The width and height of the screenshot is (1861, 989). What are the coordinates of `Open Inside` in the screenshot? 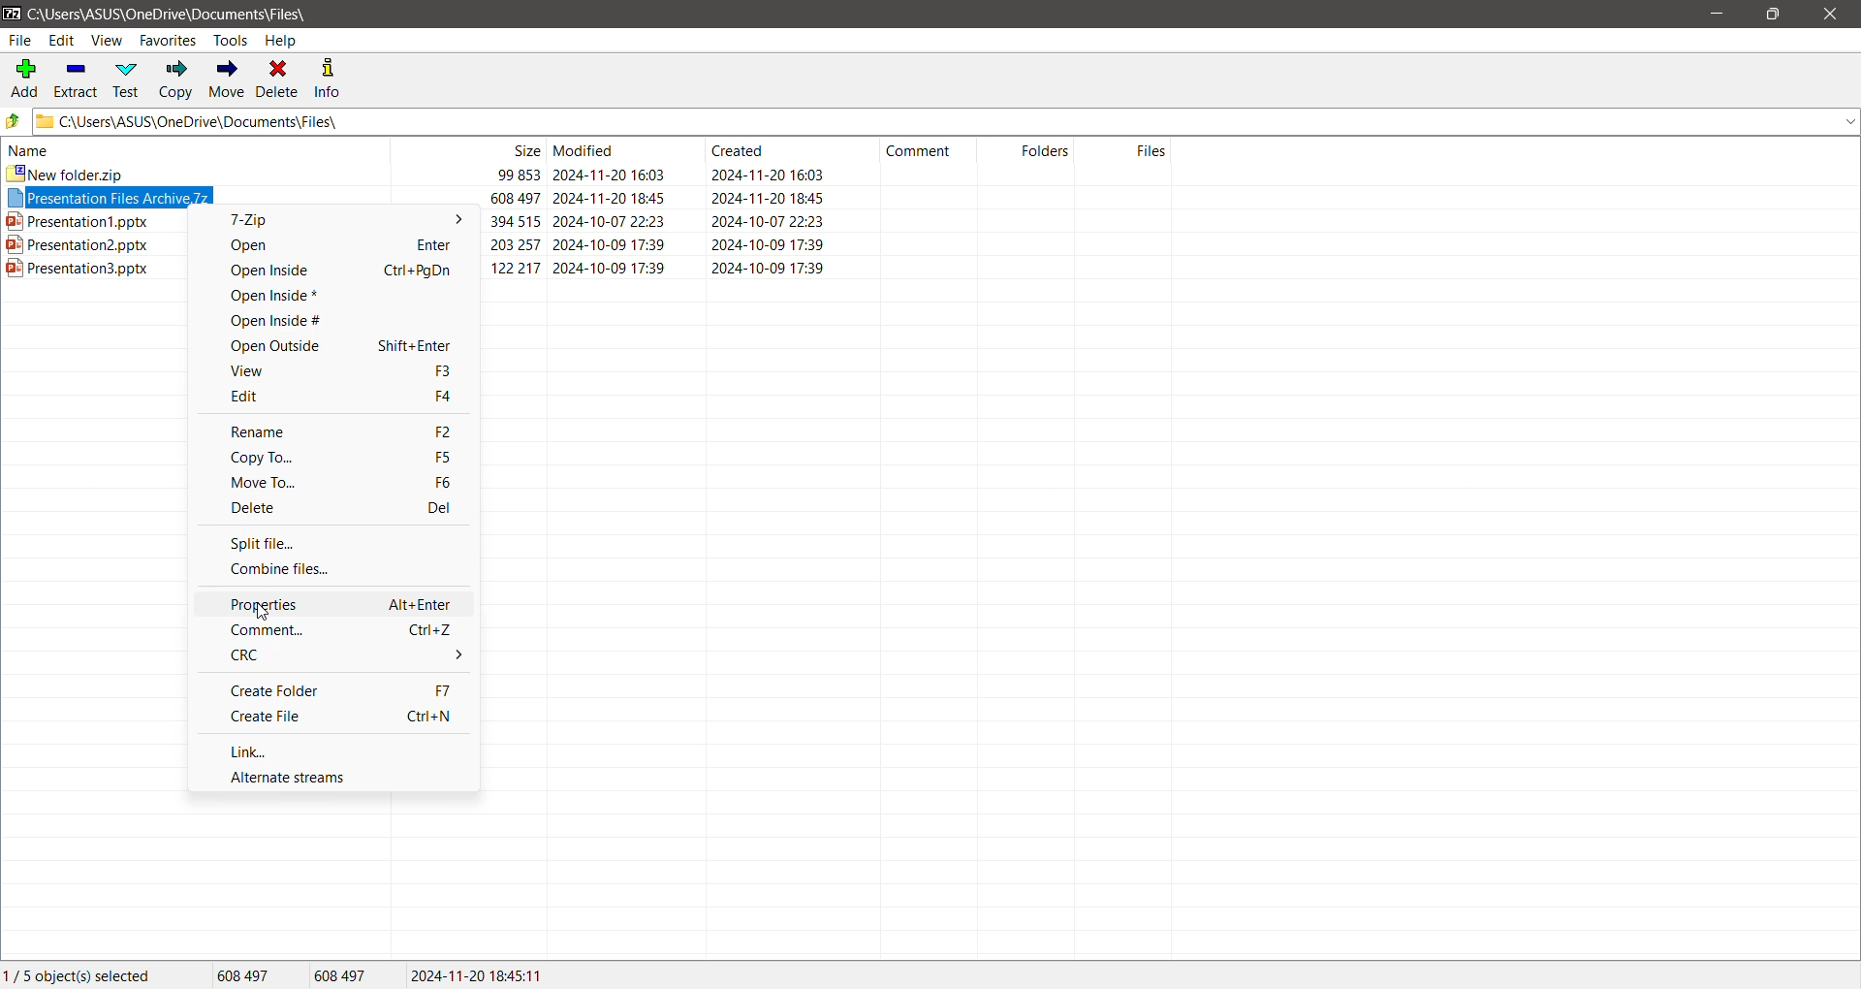 It's located at (281, 271).